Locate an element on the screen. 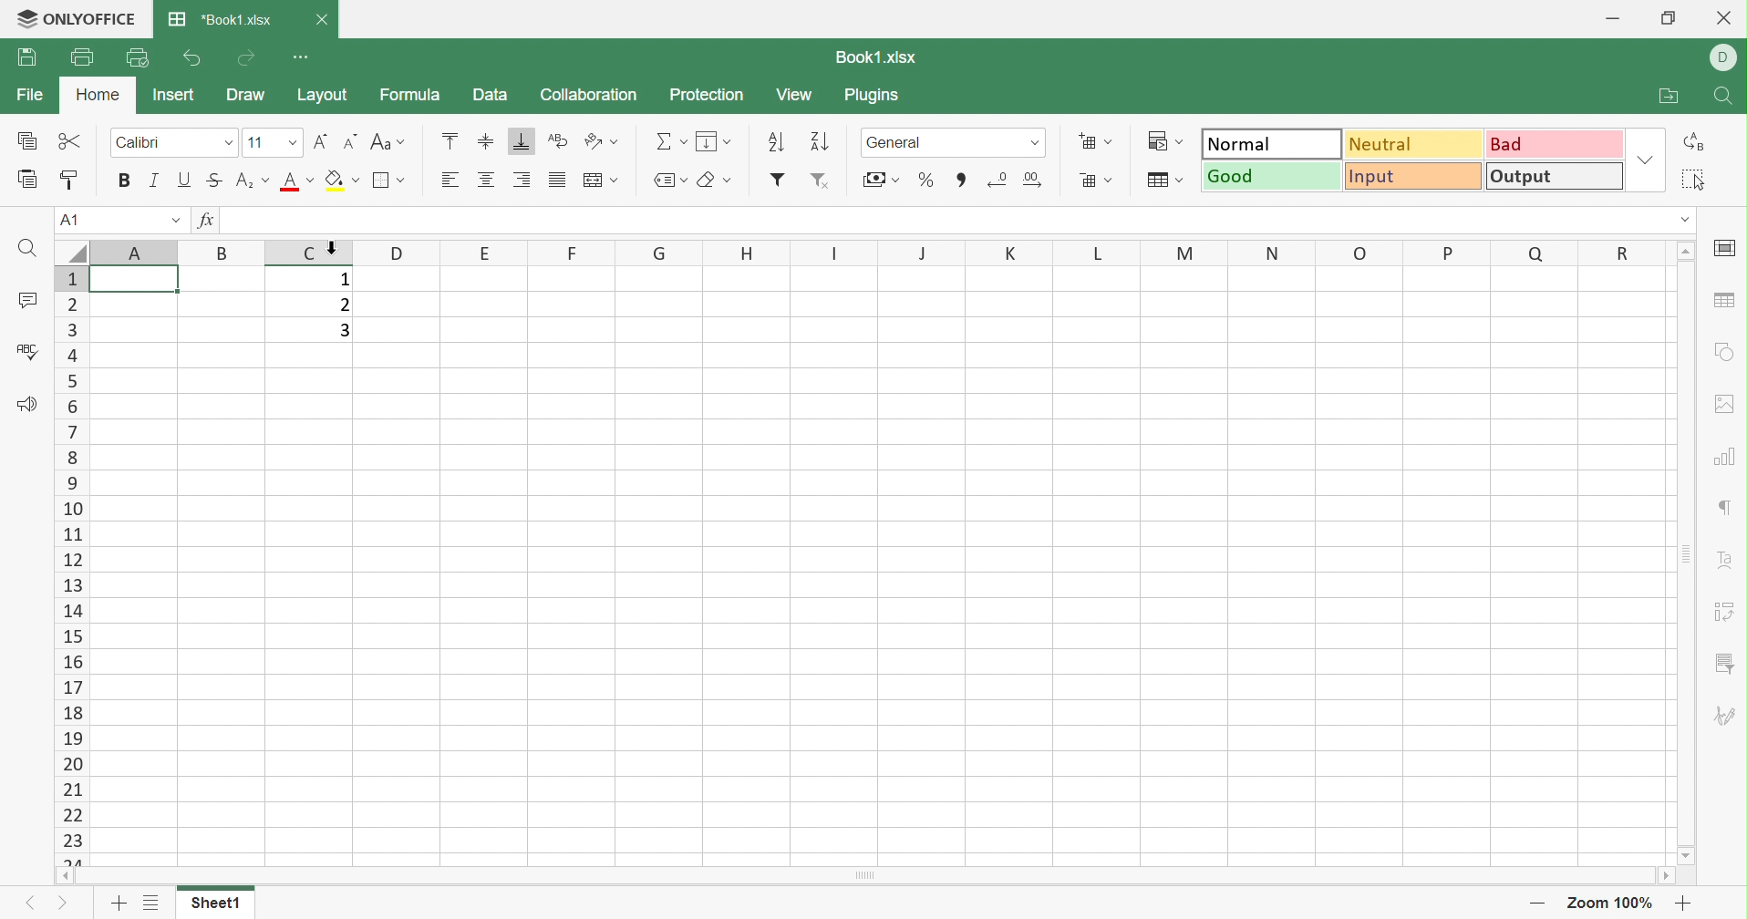 This screenshot has height=919, width=1747. Descending order is located at coordinates (817, 144).